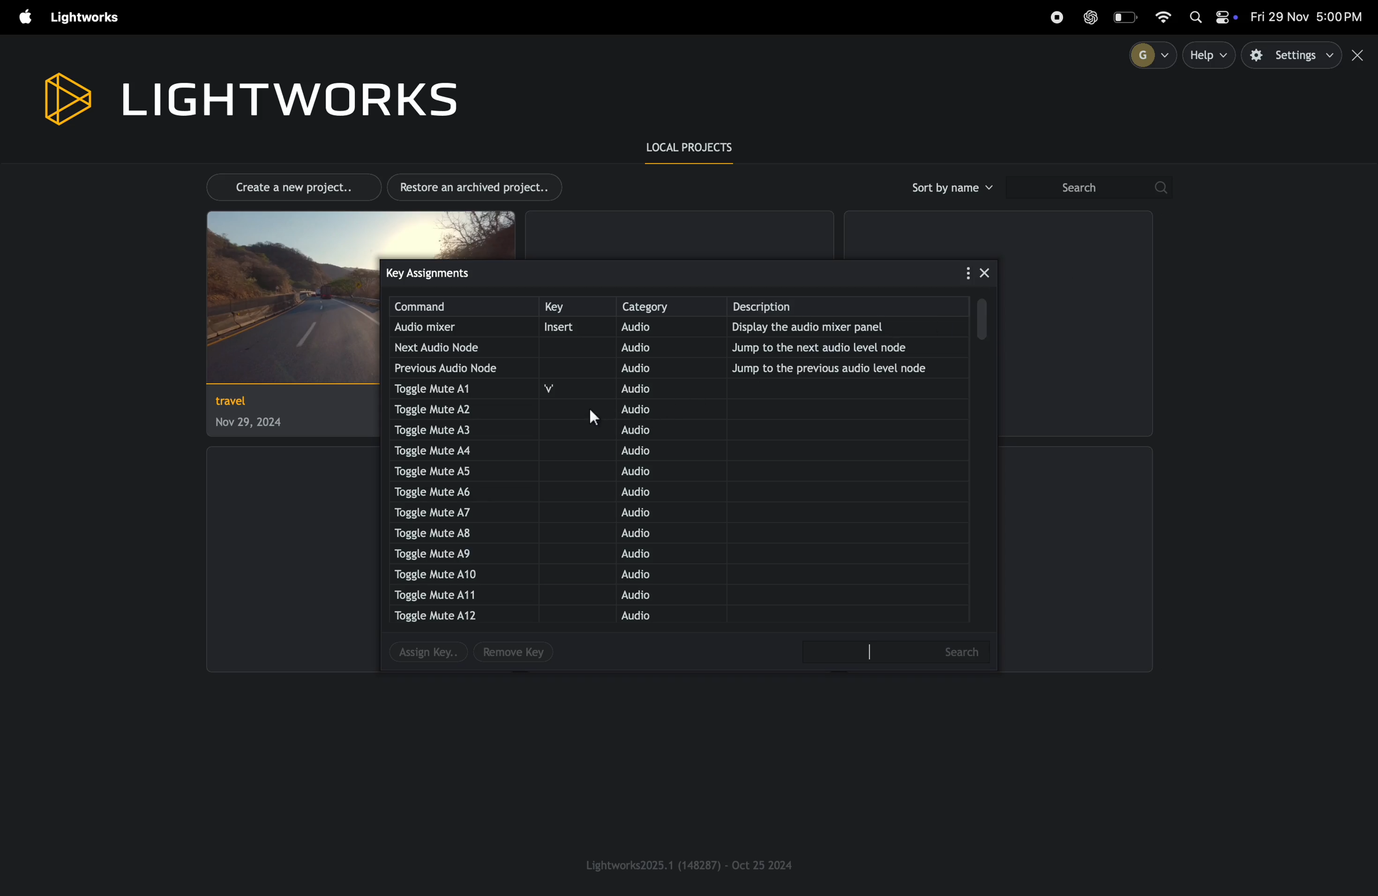 The width and height of the screenshot is (1378, 896). Describe the element at coordinates (448, 514) in the screenshot. I see `toggle muteA7` at that location.